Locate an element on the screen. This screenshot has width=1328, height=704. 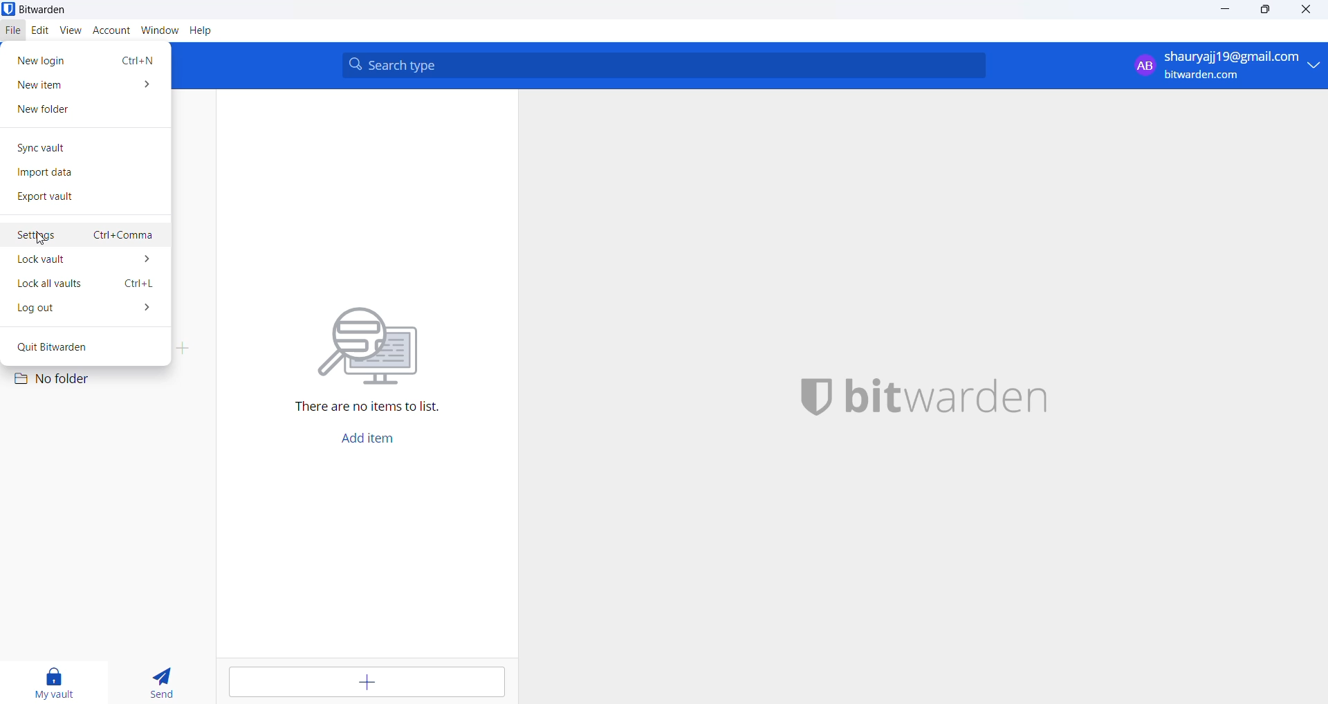
add item is located at coordinates (371, 685).